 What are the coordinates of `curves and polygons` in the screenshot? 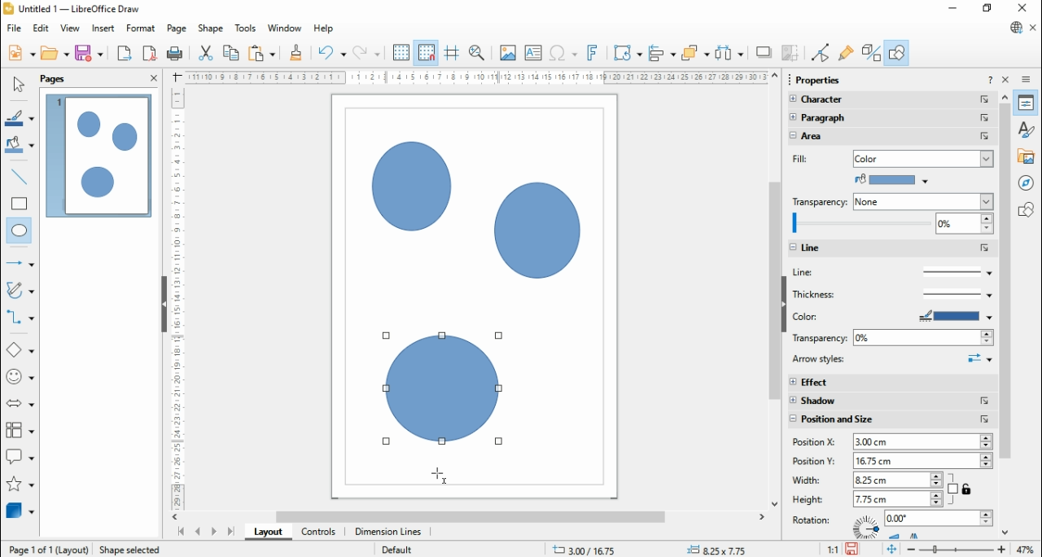 It's located at (21, 291).